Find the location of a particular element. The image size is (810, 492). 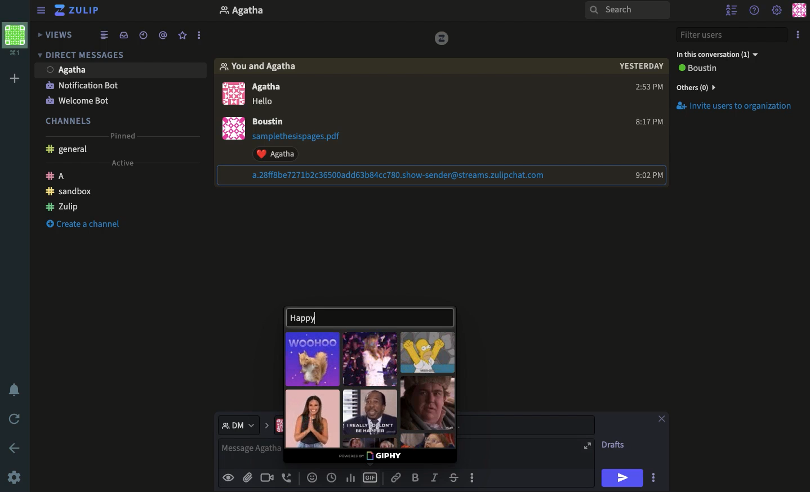

search is located at coordinates (627, 14).